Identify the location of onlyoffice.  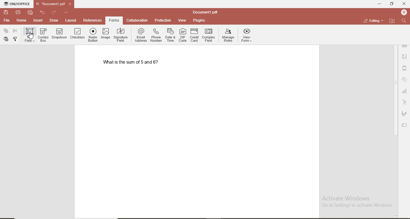
(15, 4).